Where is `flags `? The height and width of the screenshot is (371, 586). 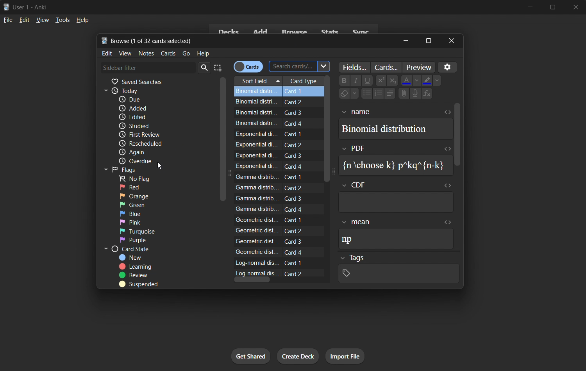
flags  is located at coordinates (125, 169).